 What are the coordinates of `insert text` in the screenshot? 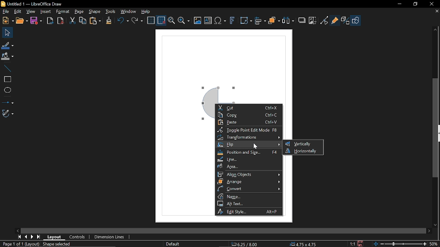 It's located at (208, 20).